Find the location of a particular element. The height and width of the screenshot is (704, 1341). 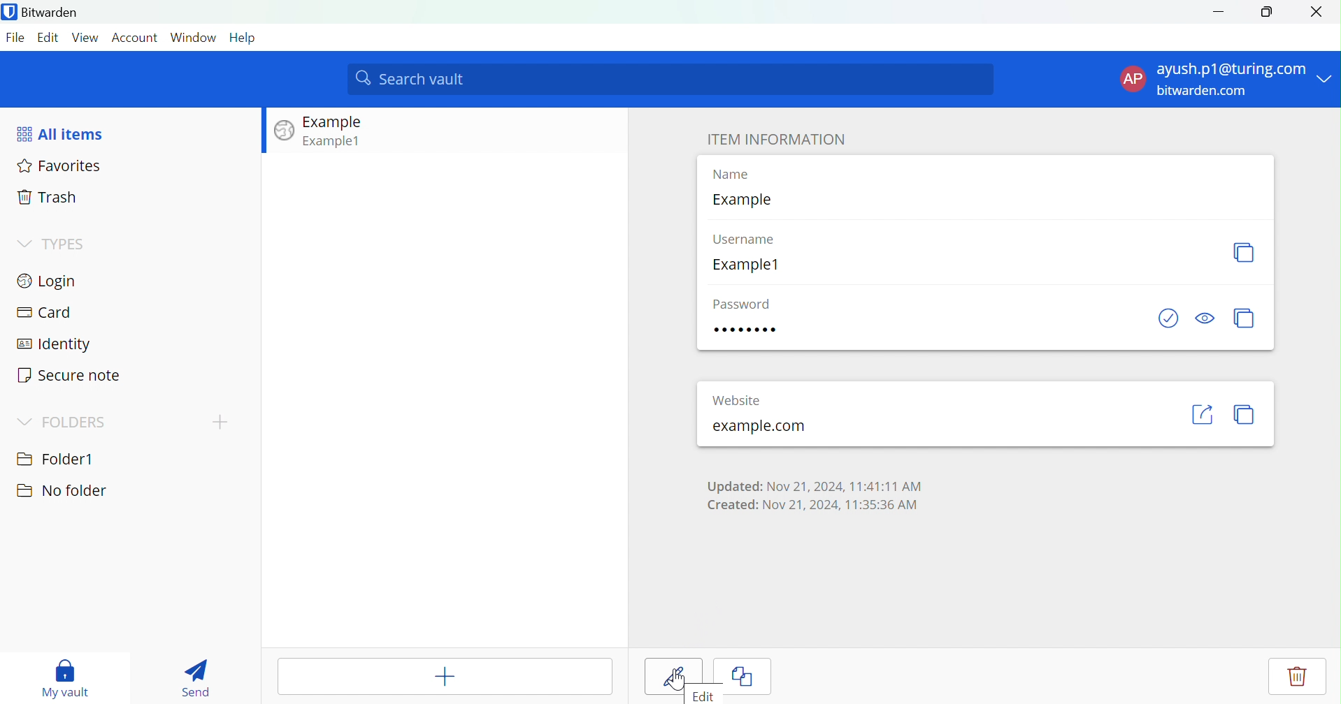

Send is located at coordinates (195, 678).